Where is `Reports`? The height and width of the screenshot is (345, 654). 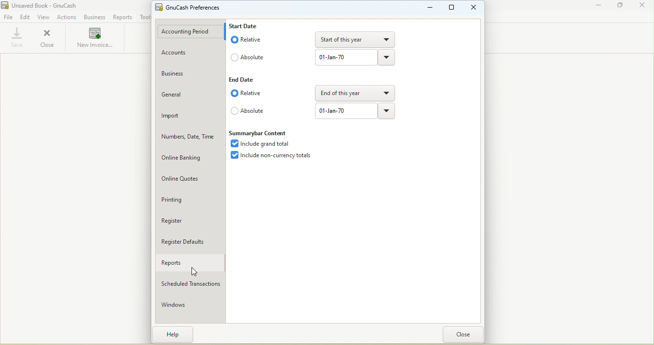
Reports is located at coordinates (122, 17).